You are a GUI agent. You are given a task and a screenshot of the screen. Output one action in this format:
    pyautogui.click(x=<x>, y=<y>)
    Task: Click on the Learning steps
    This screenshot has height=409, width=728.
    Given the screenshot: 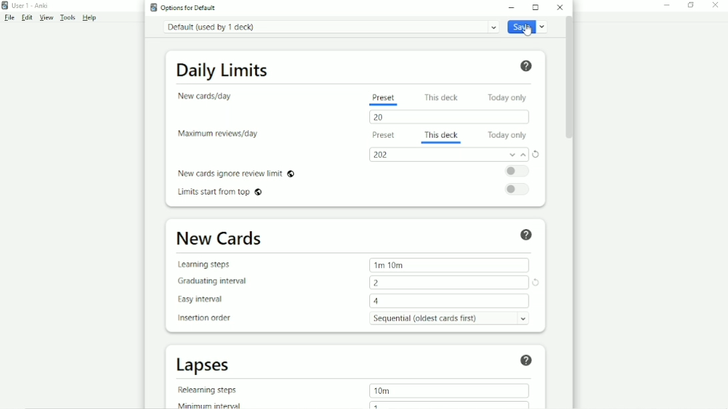 What is the action you would take?
    pyautogui.click(x=208, y=264)
    